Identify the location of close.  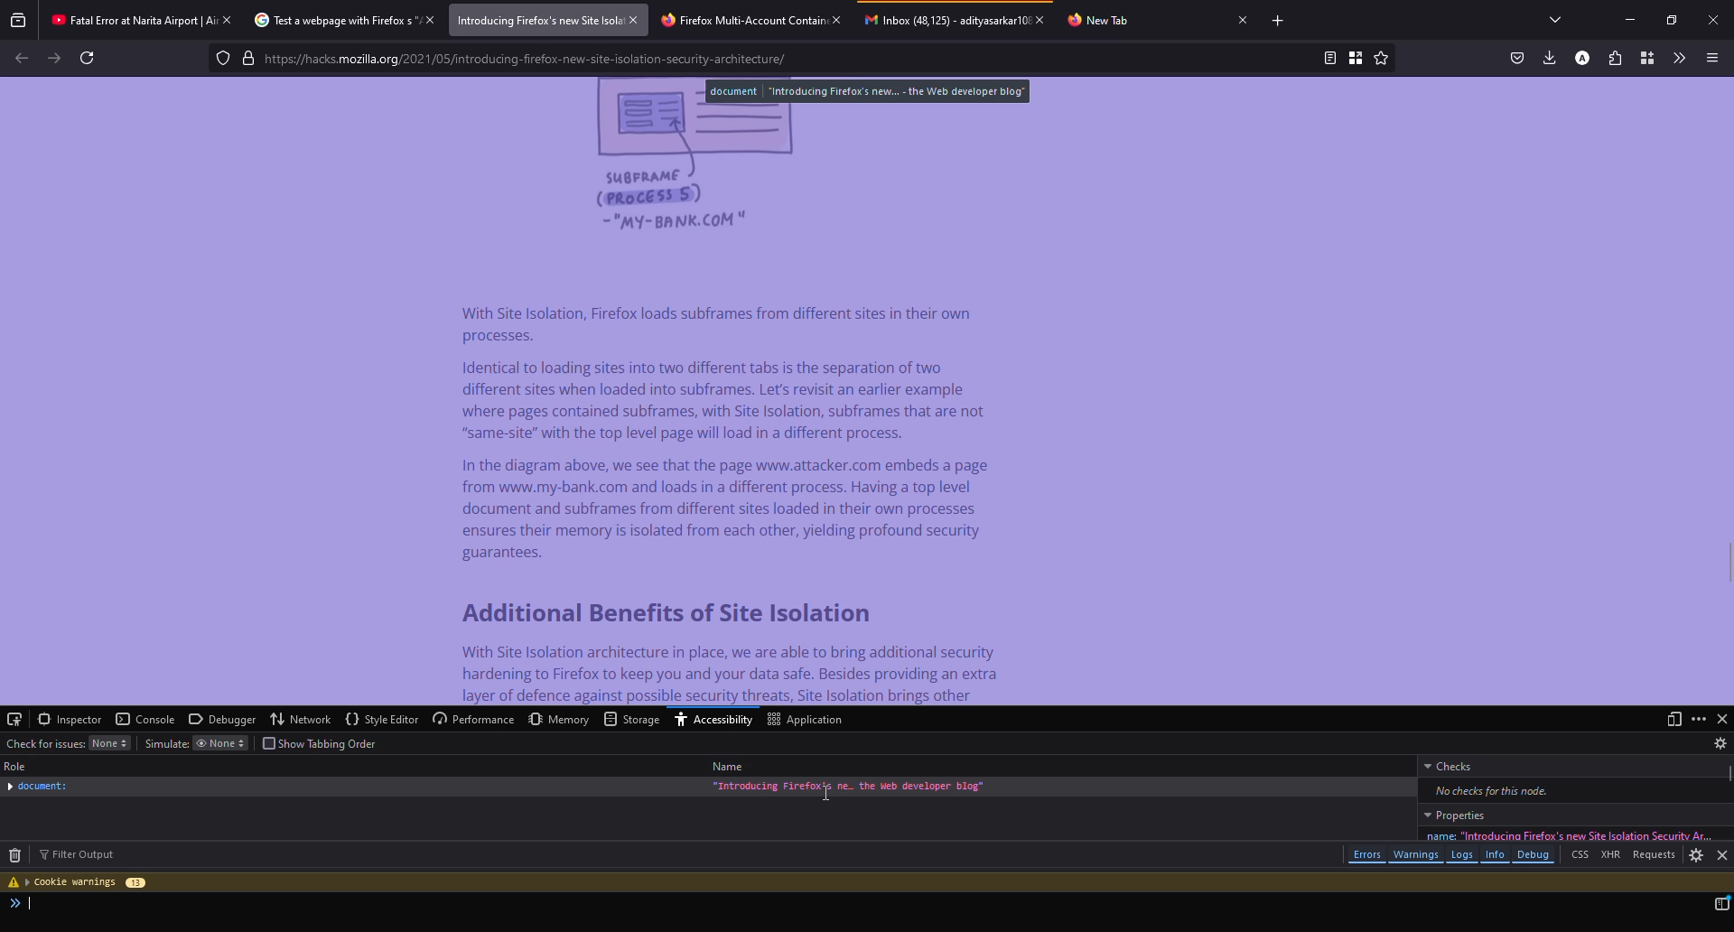
(1713, 20).